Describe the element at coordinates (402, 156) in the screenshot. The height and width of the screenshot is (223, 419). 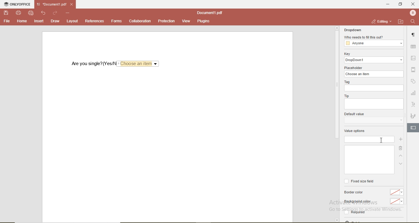
I see `up` at that location.